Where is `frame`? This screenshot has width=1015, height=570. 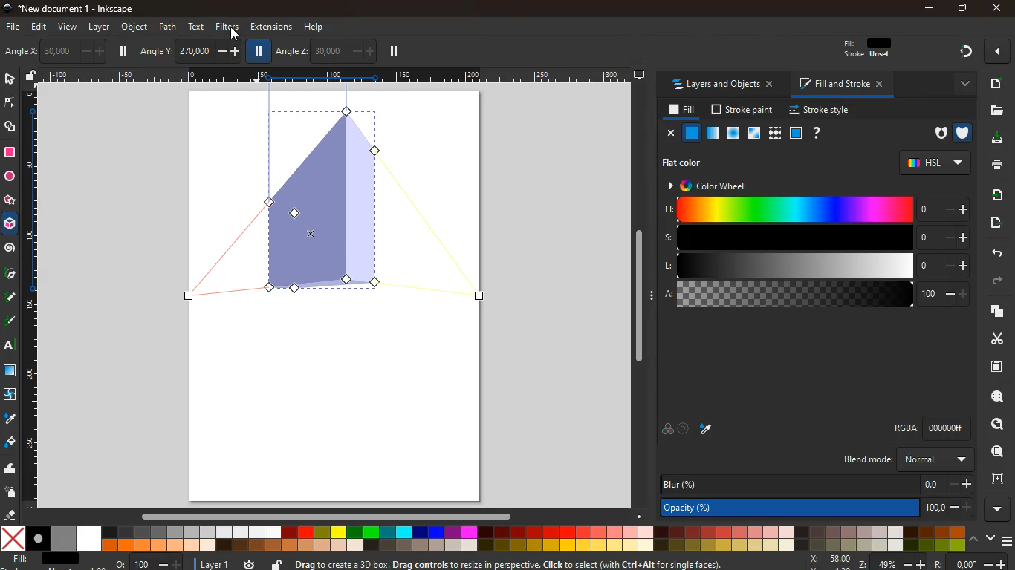
frame is located at coordinates (796, 133).